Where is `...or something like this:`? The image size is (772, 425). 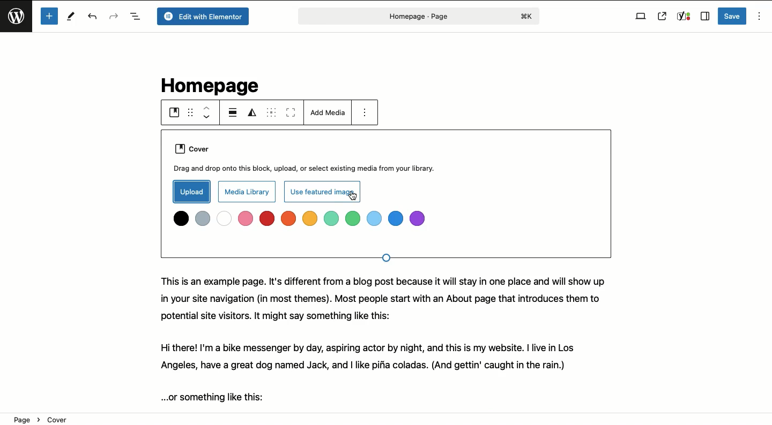 ...or something like this: is located at coordinates (204, 397).